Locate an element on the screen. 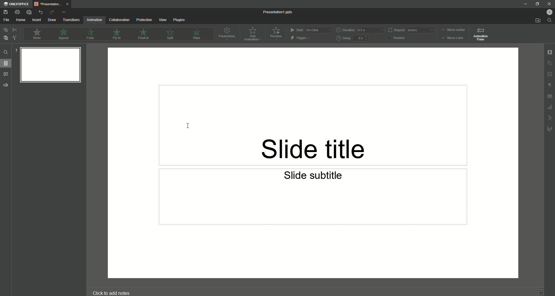  Presentation1.pptx is located at coordinates (278, 12).